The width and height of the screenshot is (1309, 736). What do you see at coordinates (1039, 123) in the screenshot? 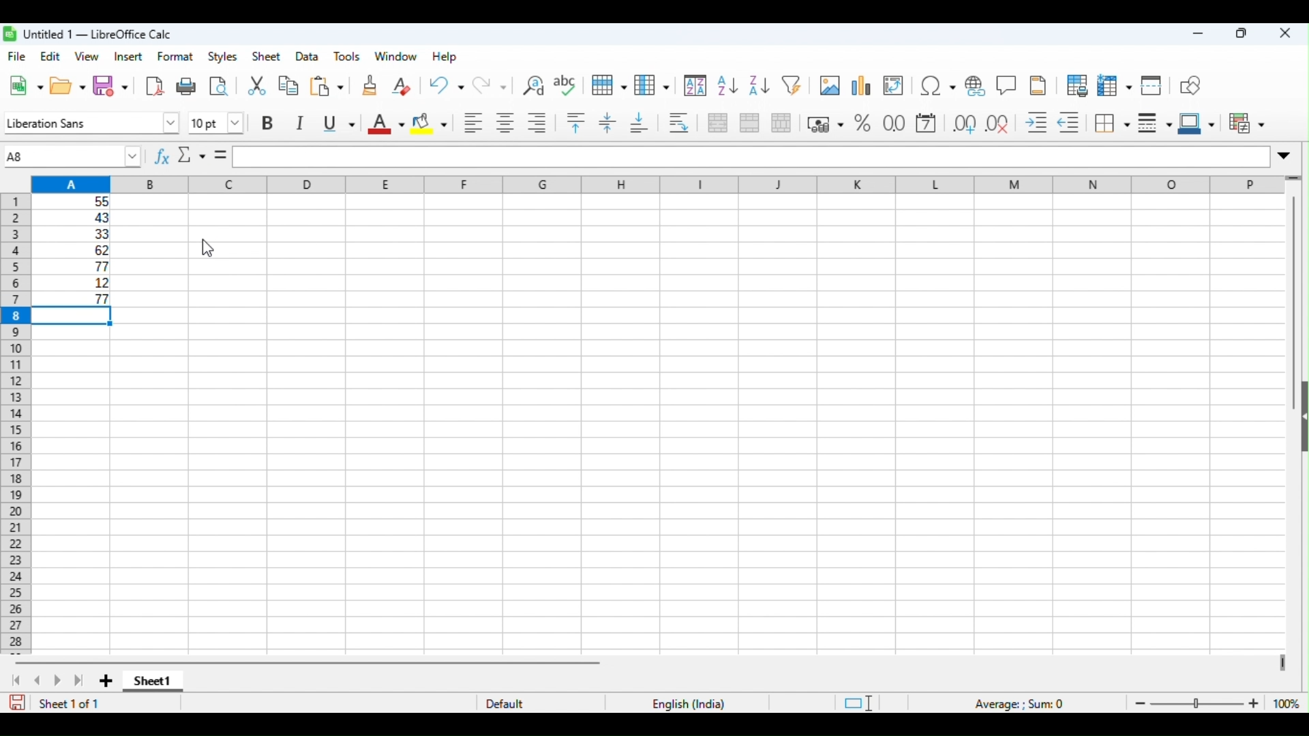
I see `increase indent` at bounding box center [1039, 123].